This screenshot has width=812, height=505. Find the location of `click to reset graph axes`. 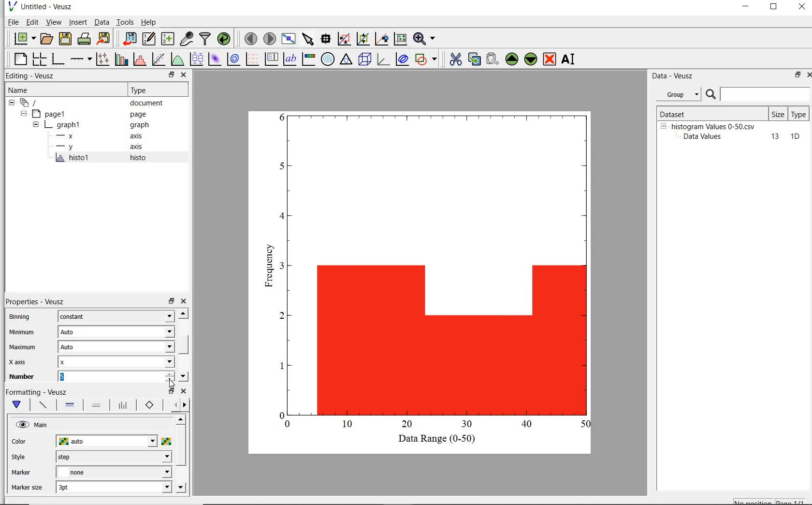

click to reset graph axes is located at coordinates (344, 39).